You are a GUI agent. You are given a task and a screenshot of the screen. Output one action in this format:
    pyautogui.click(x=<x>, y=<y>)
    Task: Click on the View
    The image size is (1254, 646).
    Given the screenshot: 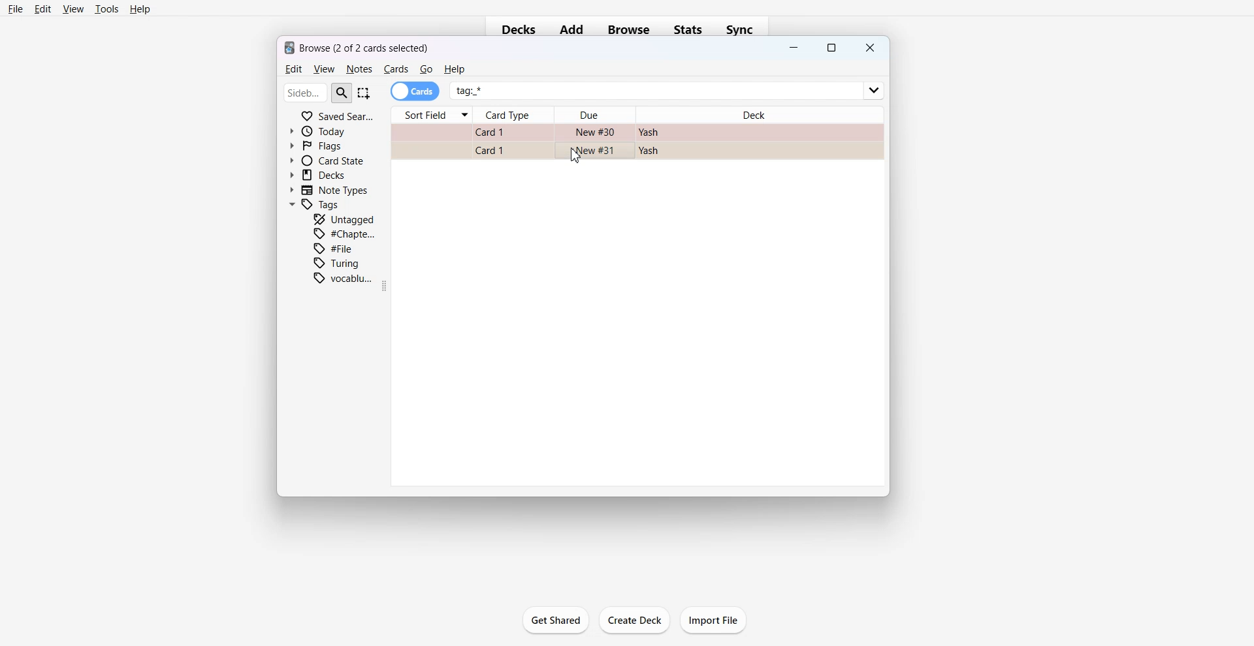 What is the action you would take?
    pyautogui.click(x=72, y=8)
    